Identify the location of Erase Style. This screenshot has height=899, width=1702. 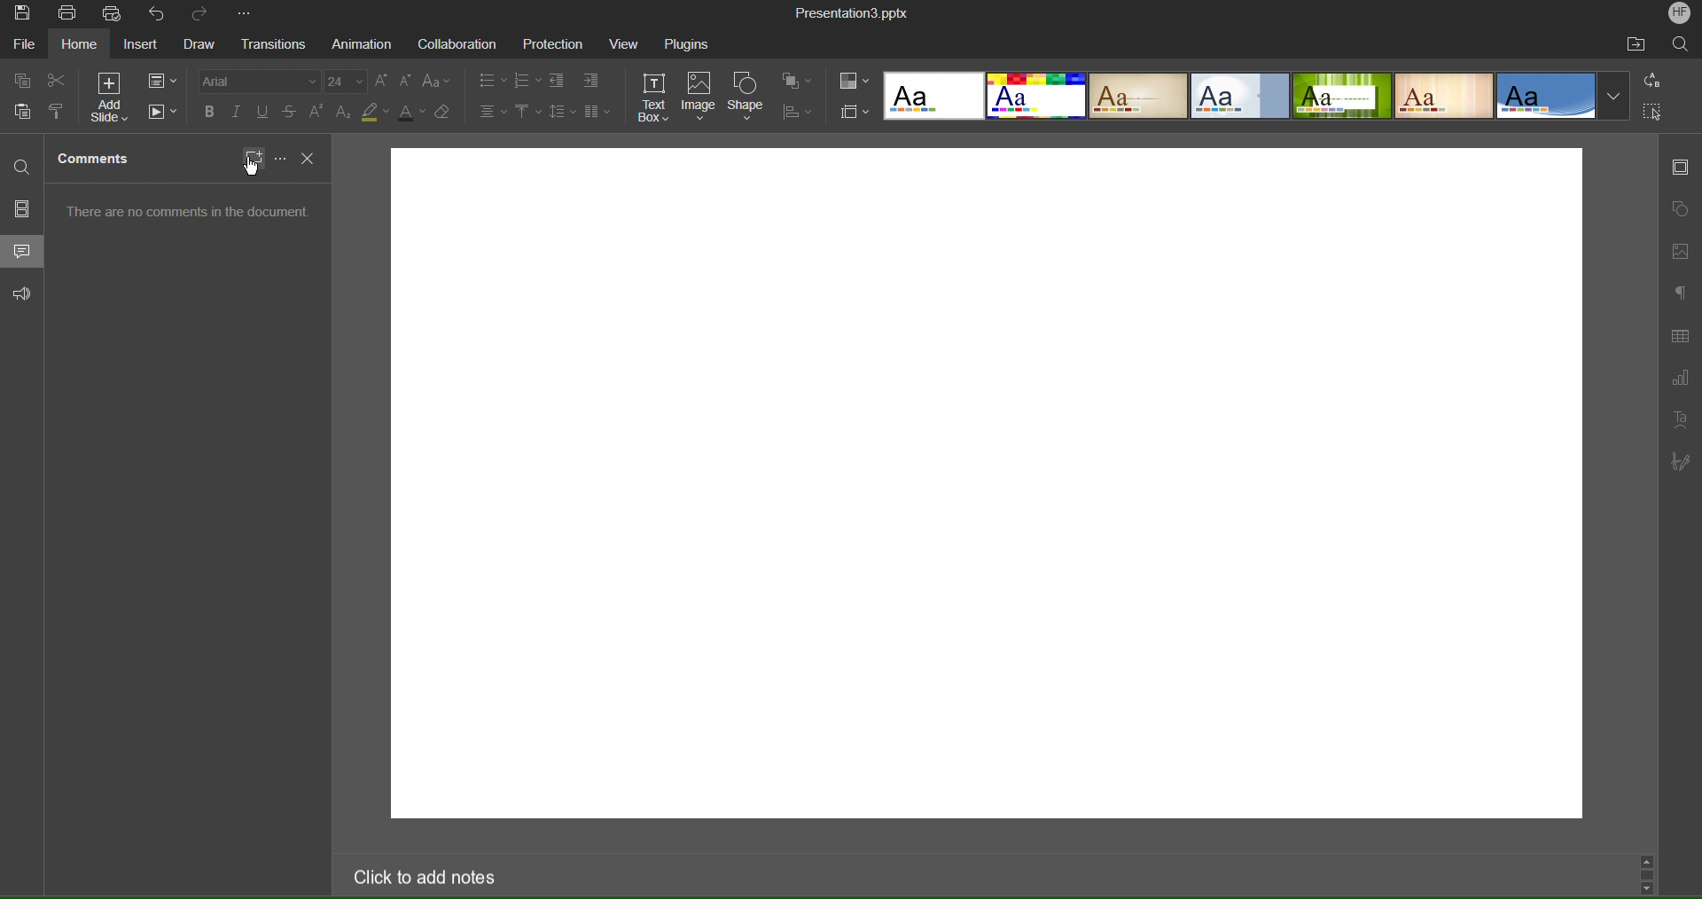
(444, 113).